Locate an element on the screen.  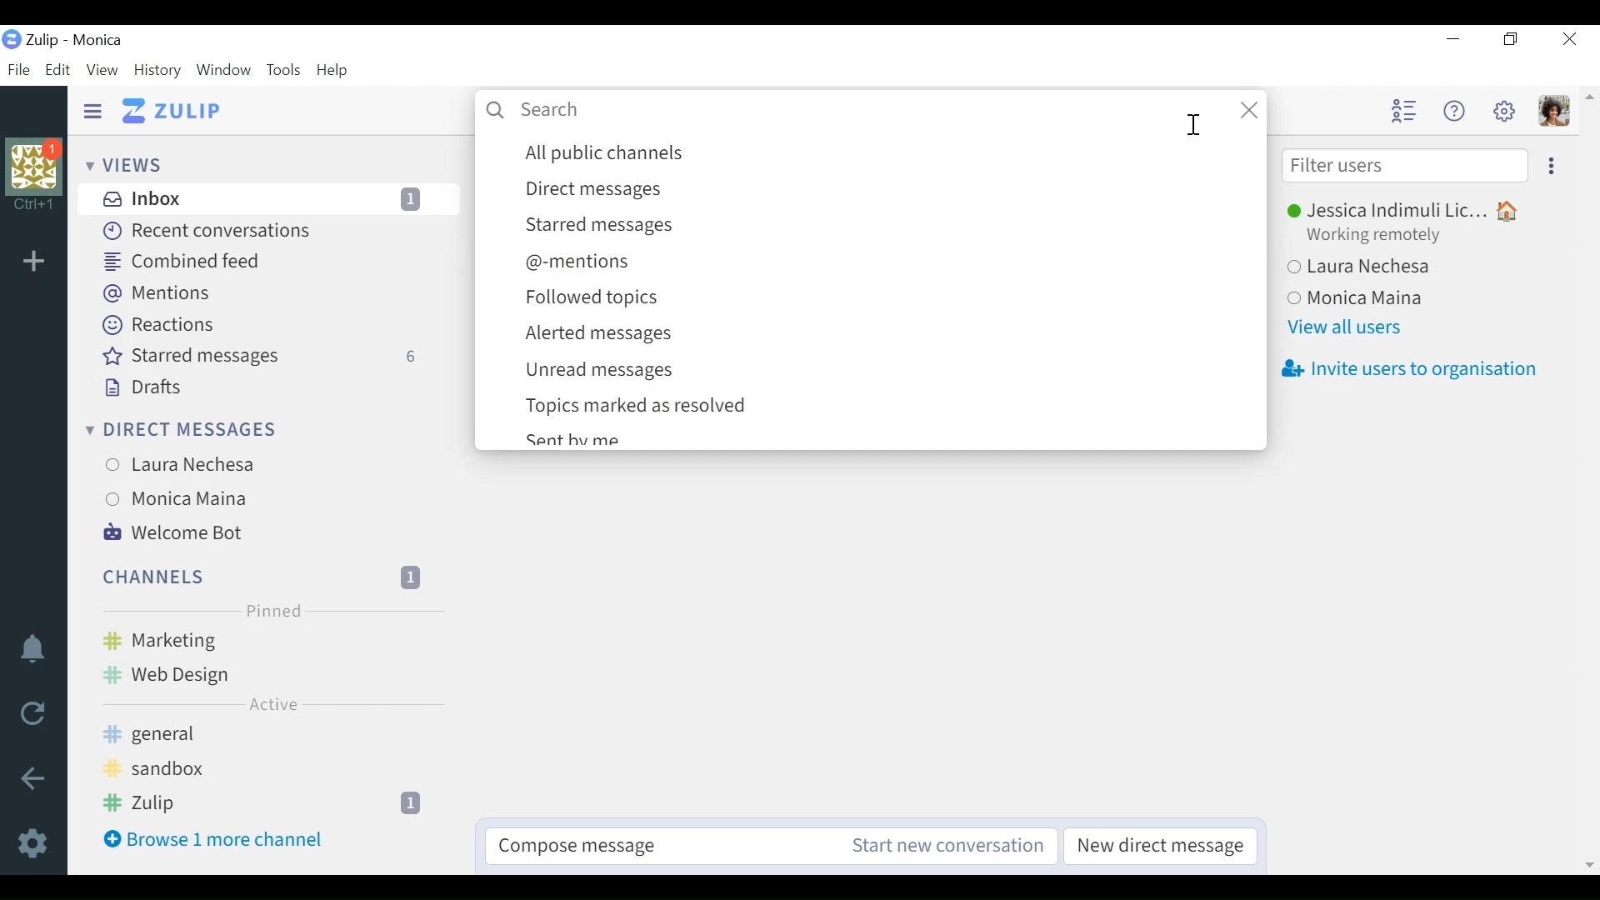
Direct messages is located at coordinates (883, 190).